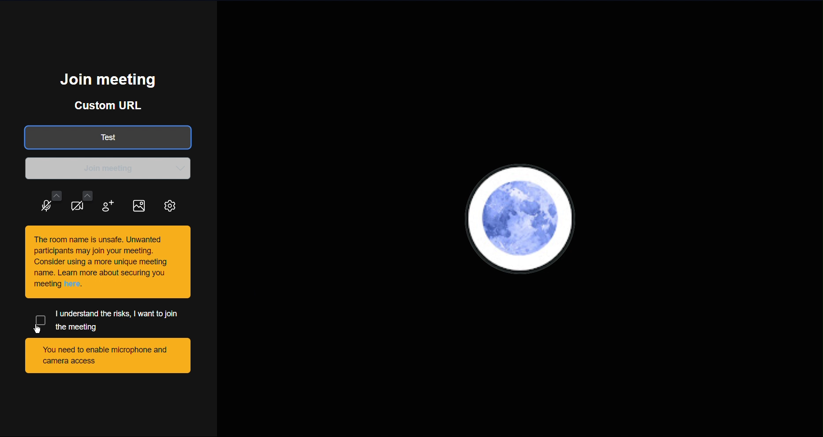 This screenshot has width=823, height=437. Describe the element at coordinates (140, 202) in the screenshot. I see `Image` at that location.